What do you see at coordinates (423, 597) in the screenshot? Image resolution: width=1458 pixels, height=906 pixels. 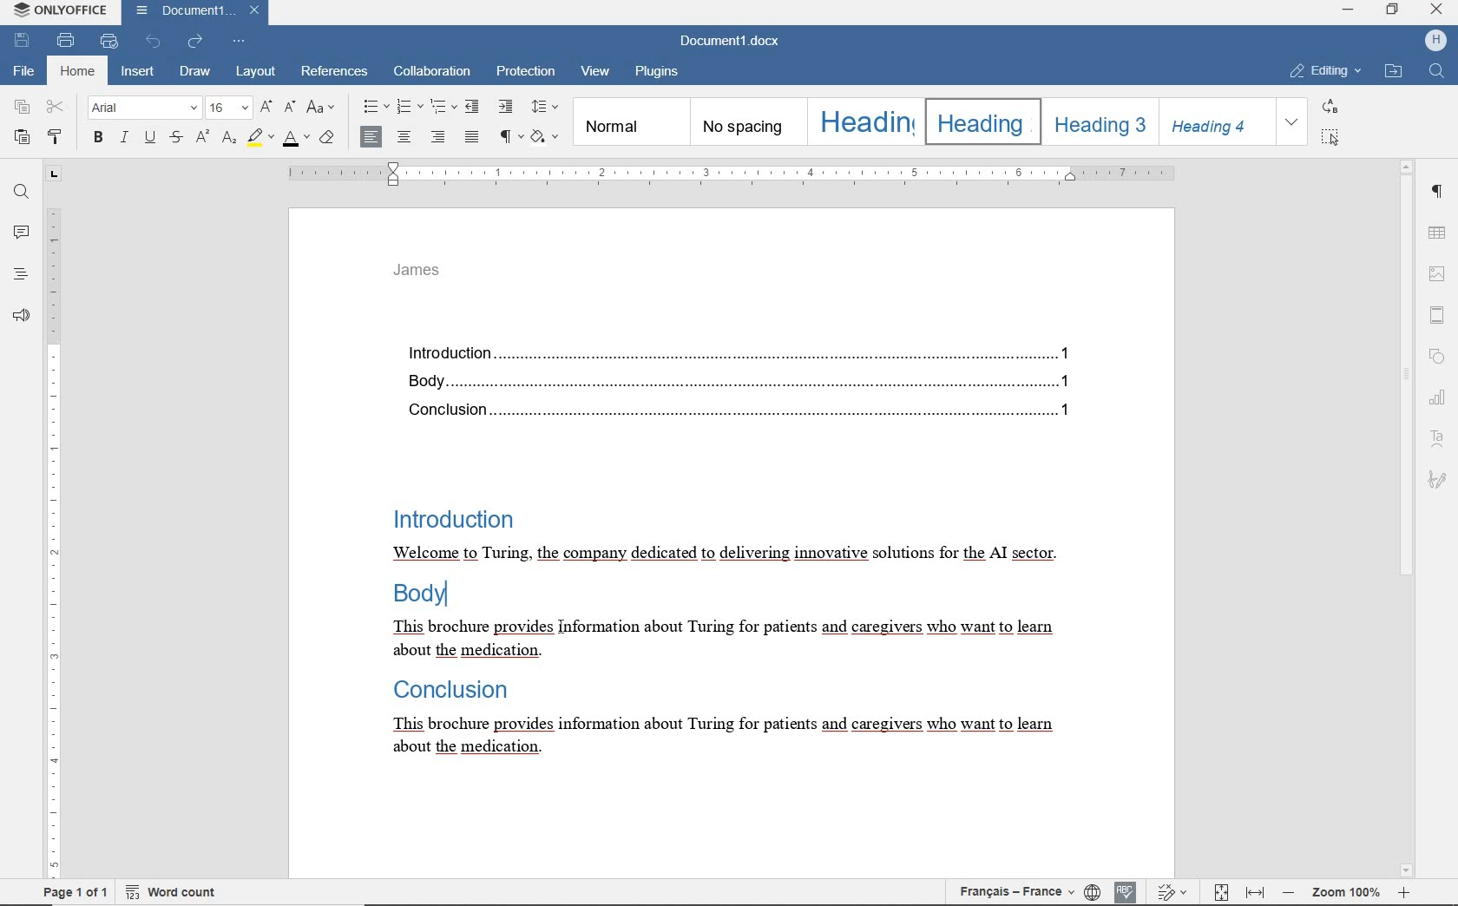 I see `Body` at bounding box center [423, 597].